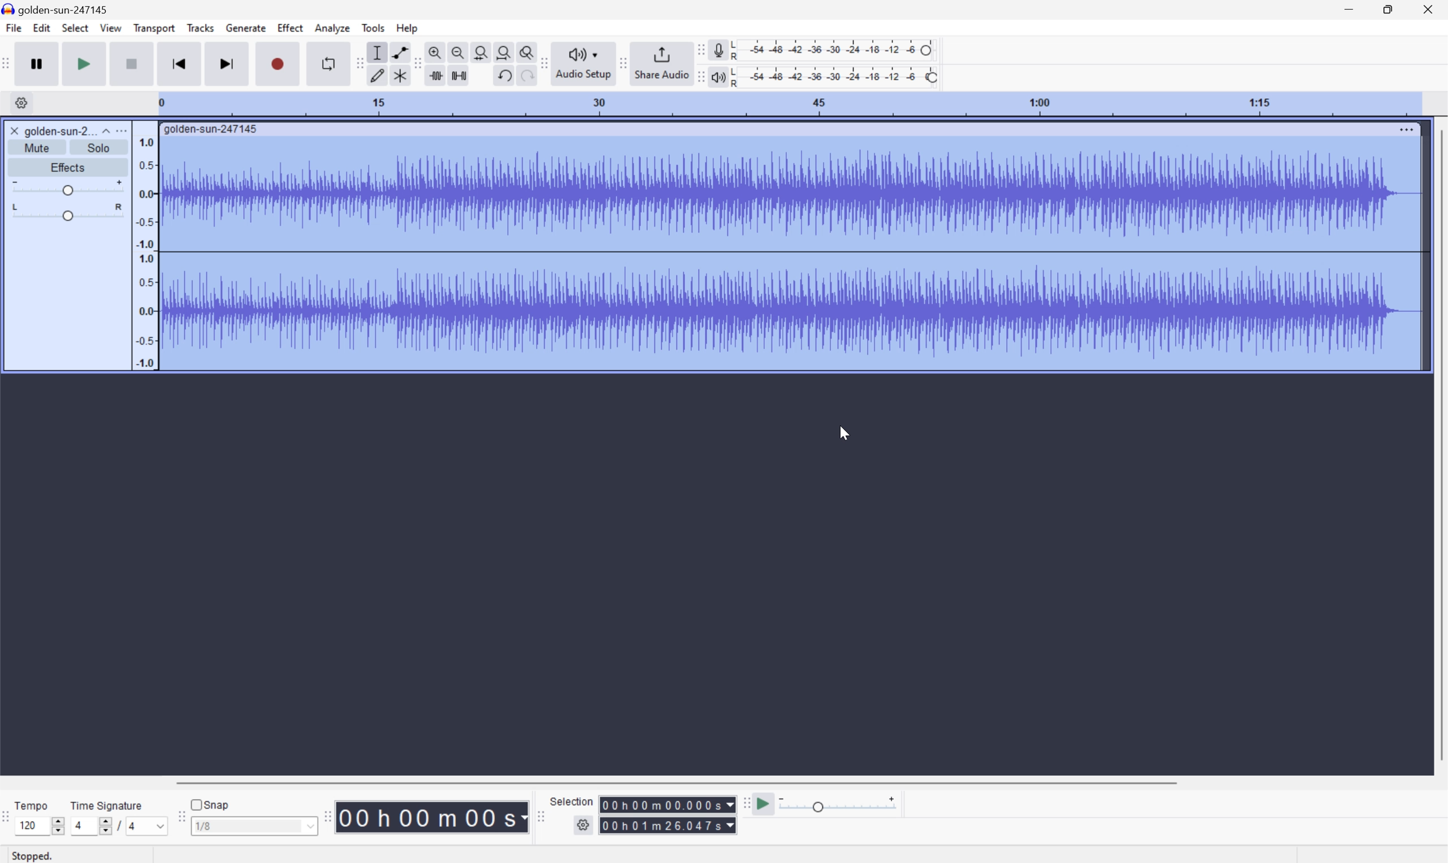  Describe the element at coordinates (179, 63) in the screenshot. I see `Skip to start` at that location.